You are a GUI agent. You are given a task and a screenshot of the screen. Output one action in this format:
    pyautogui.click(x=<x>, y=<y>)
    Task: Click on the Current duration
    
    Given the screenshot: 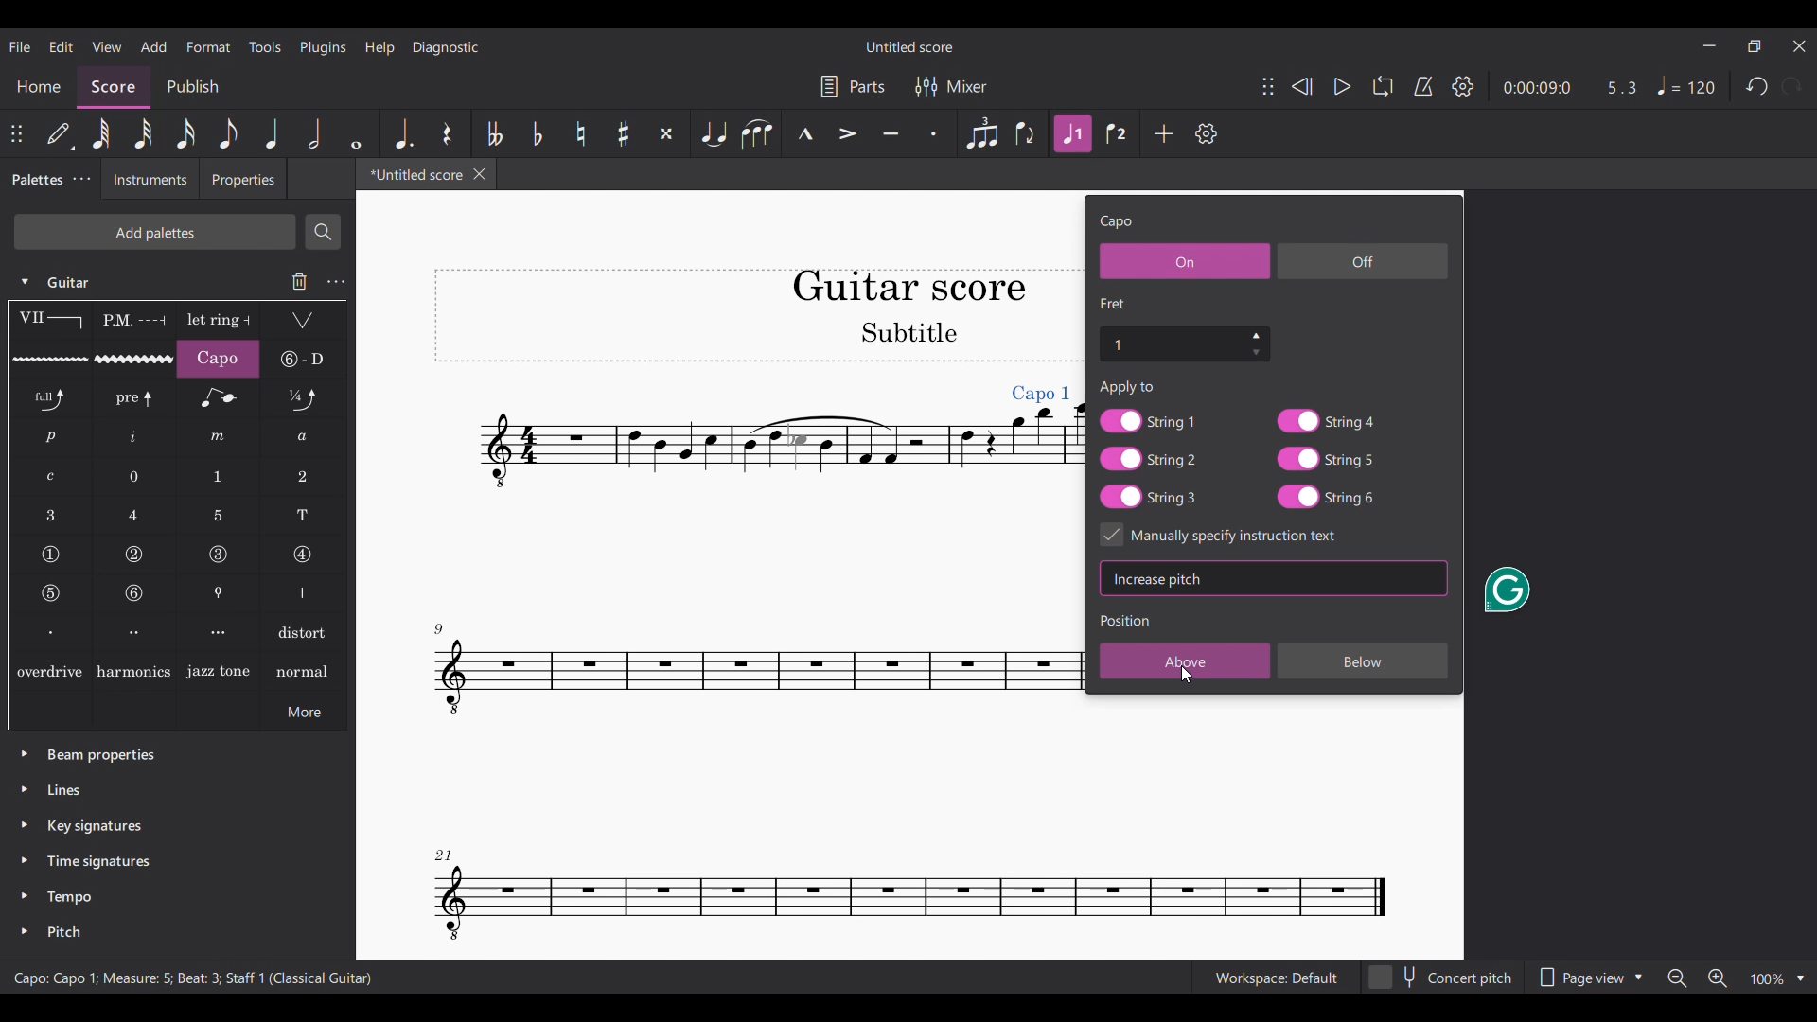 What is the action you would take?
    pyautogui.click(x=1537, y=86)
    